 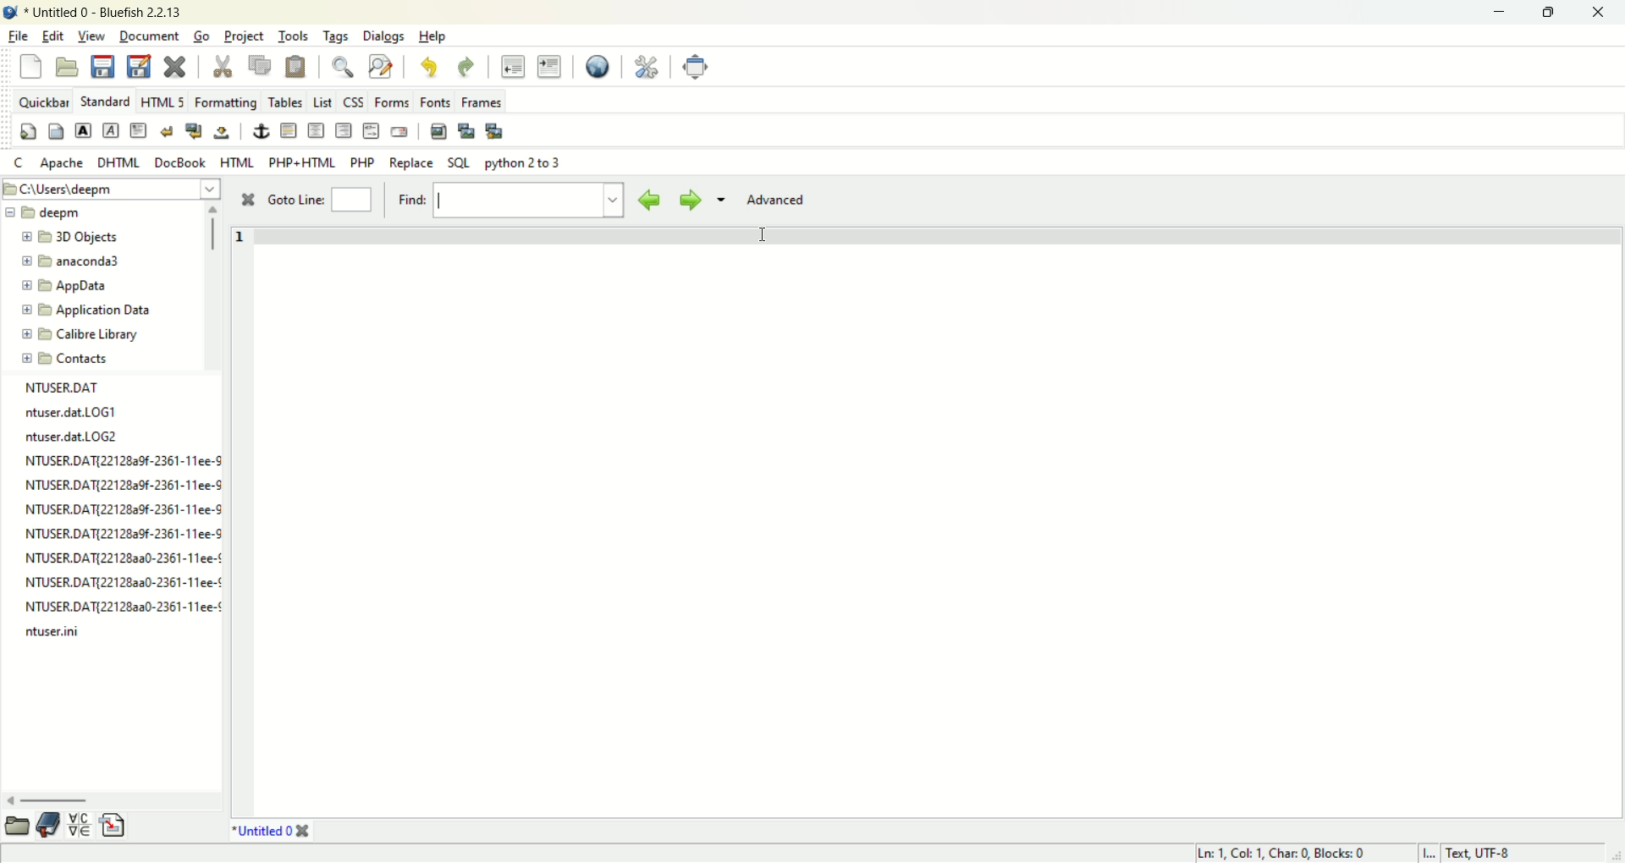 What do you see at coordinates (512, 66) in the screenshot?
I see `unindent` at bounding box center [512, 66].